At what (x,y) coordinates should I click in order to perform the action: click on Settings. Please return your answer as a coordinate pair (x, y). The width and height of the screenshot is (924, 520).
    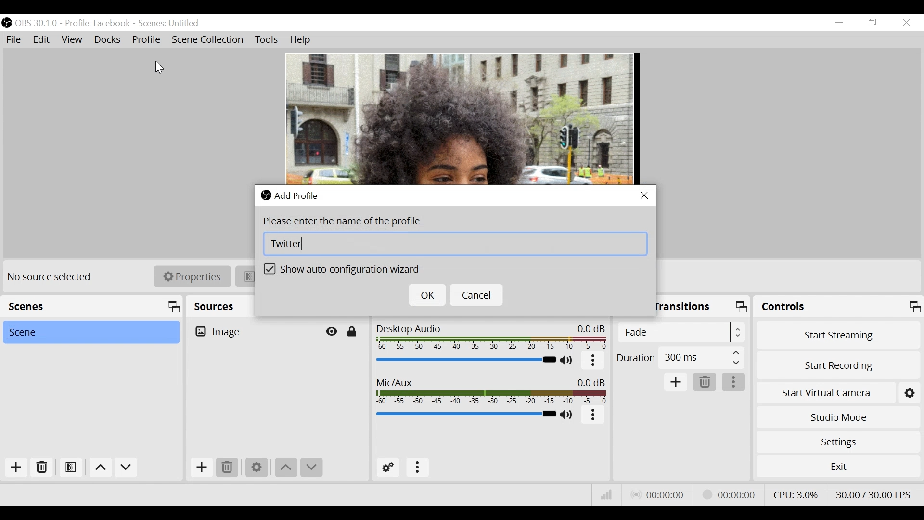
    Looking at the image, I should click on (256, 468).